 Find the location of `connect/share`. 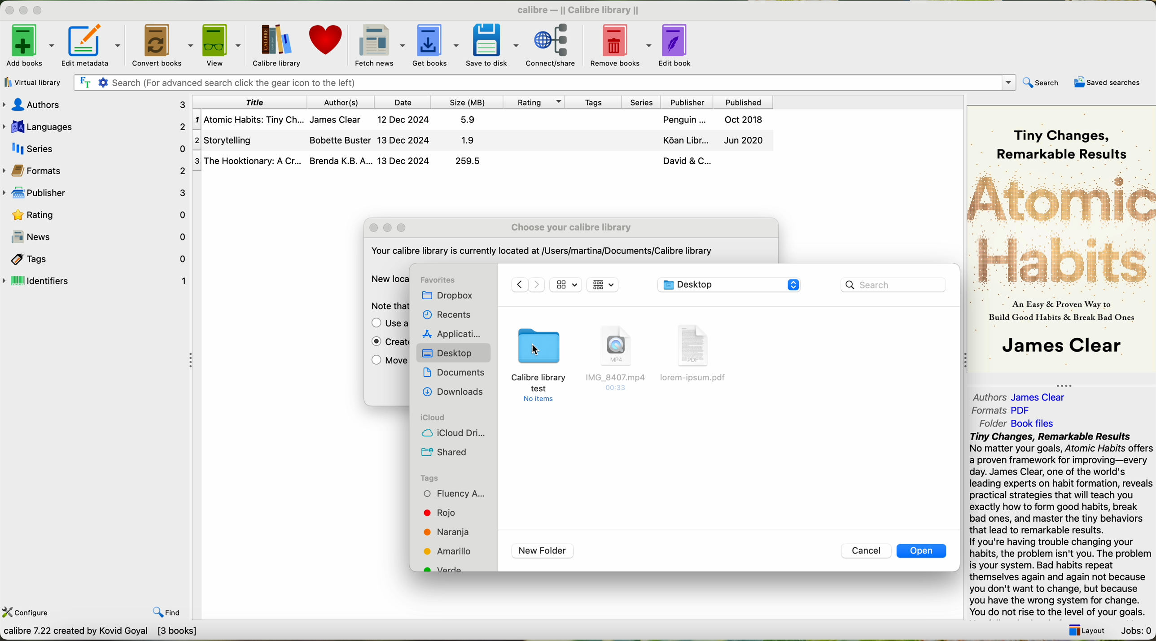

connect/share is located at coordinates (556, 44).